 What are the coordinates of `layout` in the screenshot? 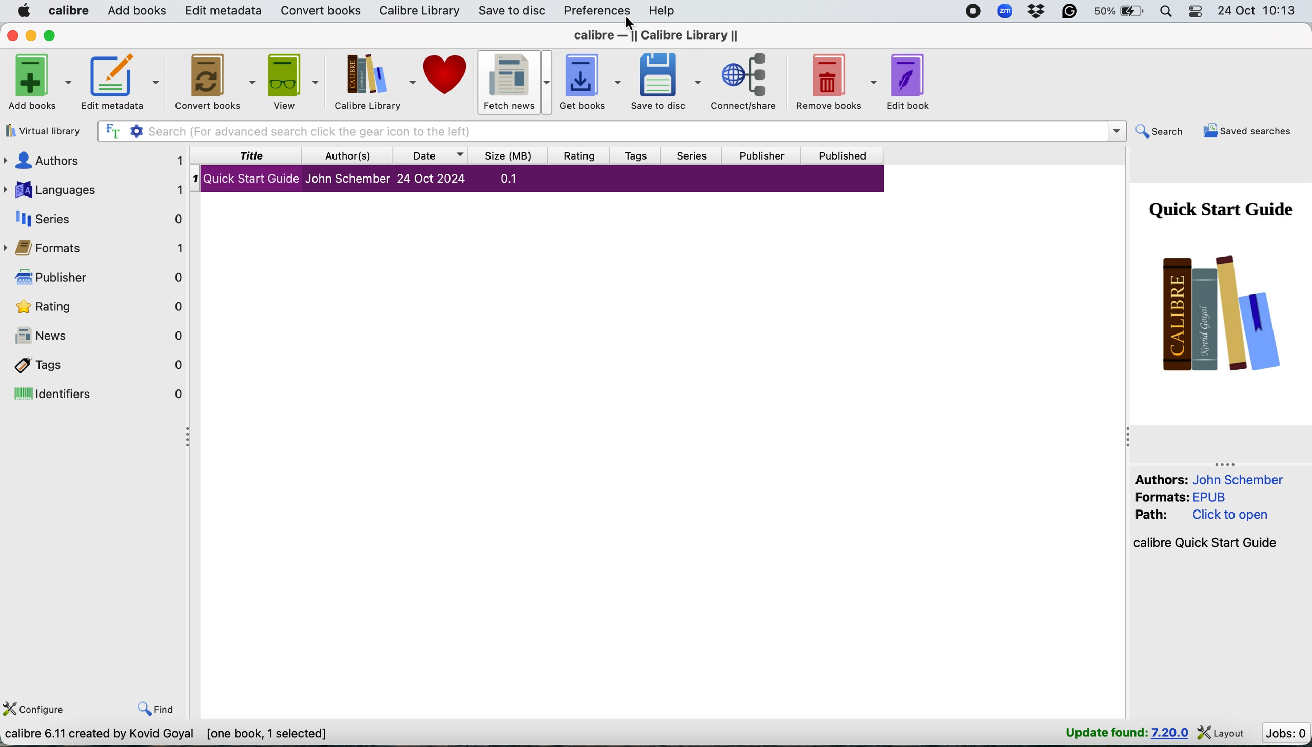 It's located at (1223, 734).